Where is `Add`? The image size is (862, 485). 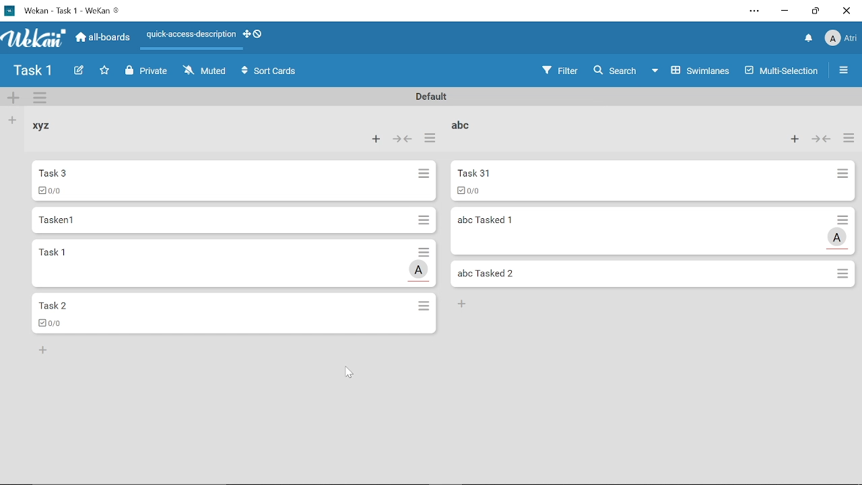
Add is located at coordinates (13, 96).